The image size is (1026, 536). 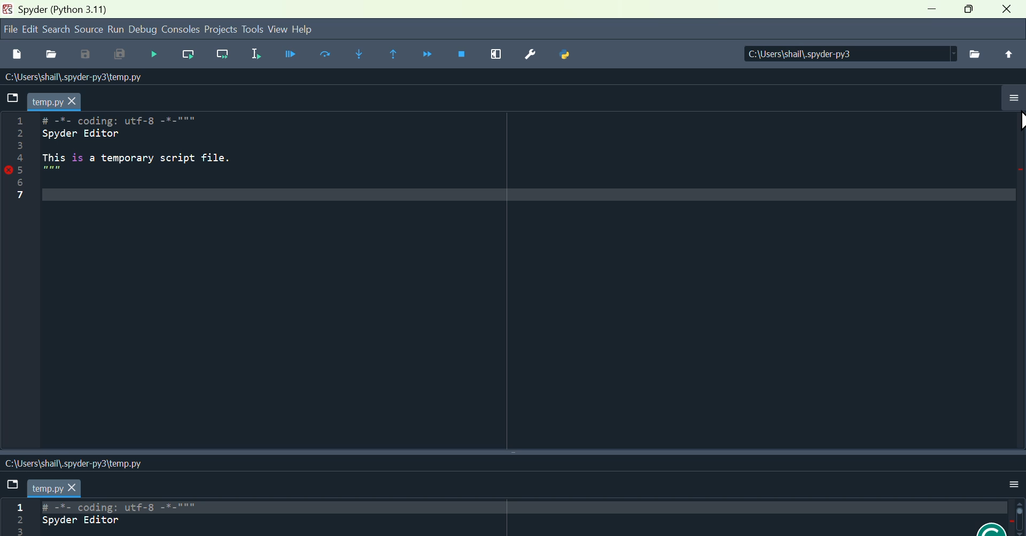 I want to click on File, so click(x=17, y=485).